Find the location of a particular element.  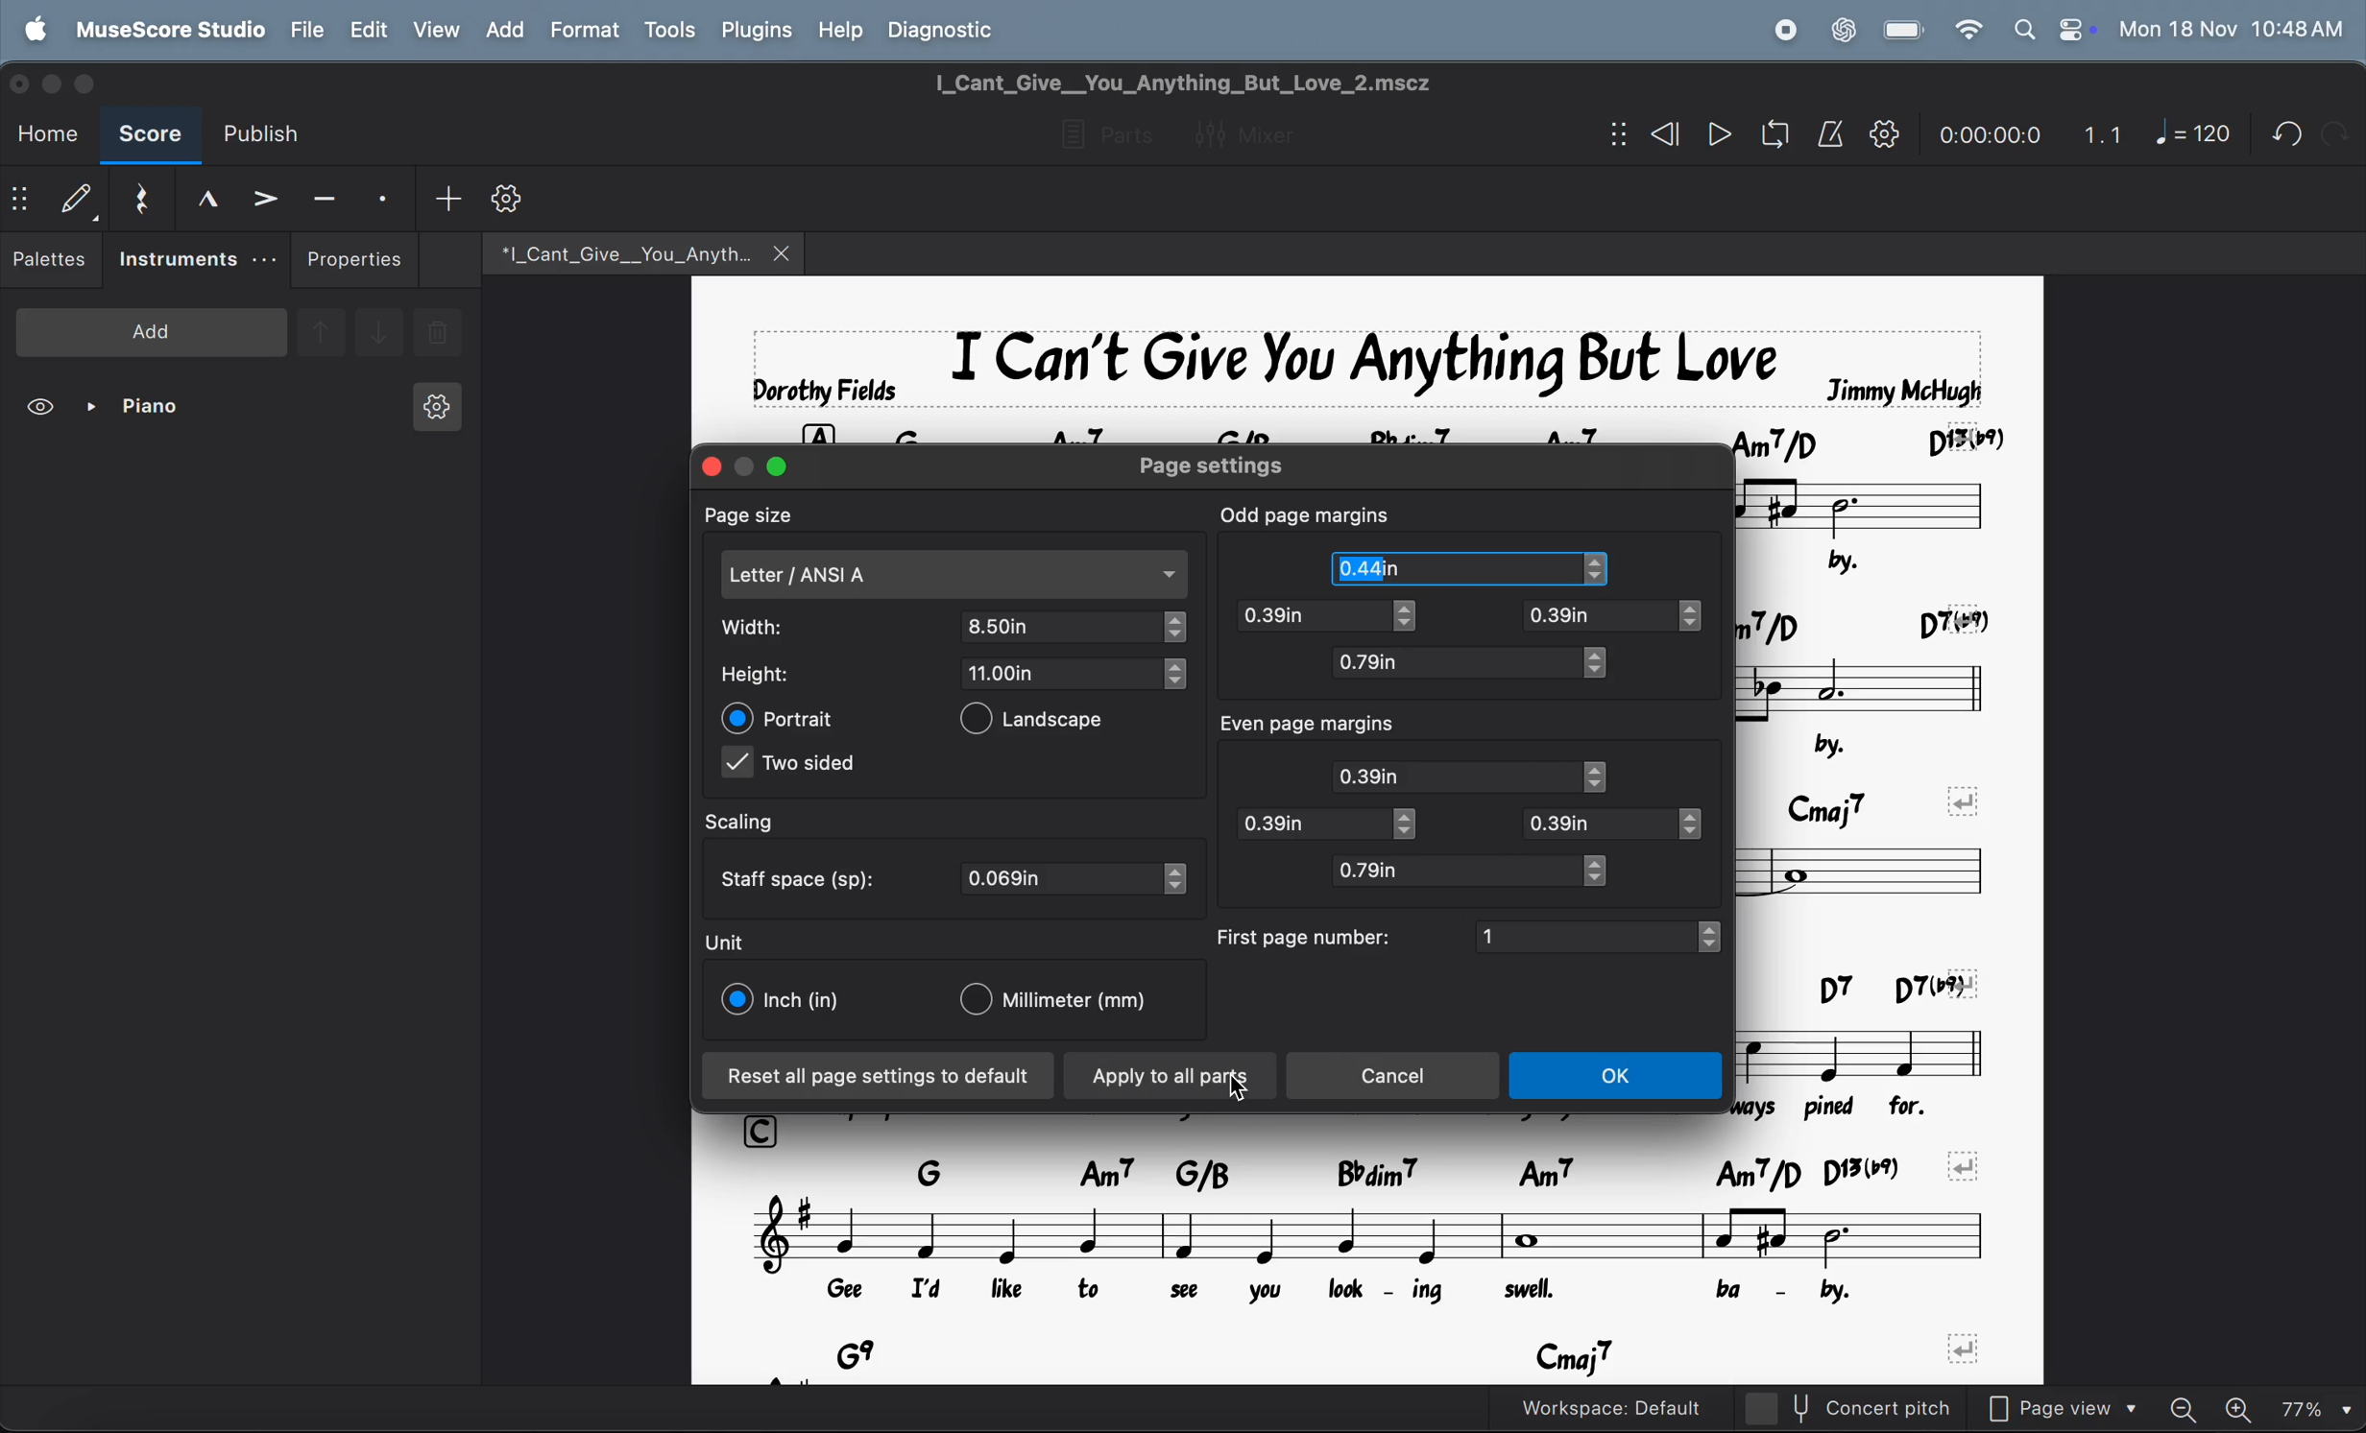

0.39 in is located at coordinates (1306, 616).